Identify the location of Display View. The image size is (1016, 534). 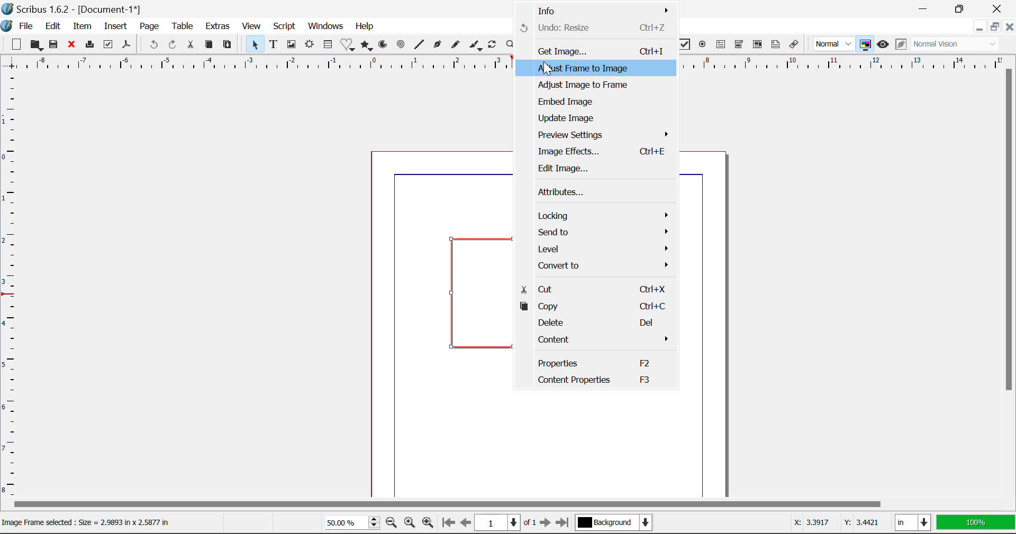
(973, 522).